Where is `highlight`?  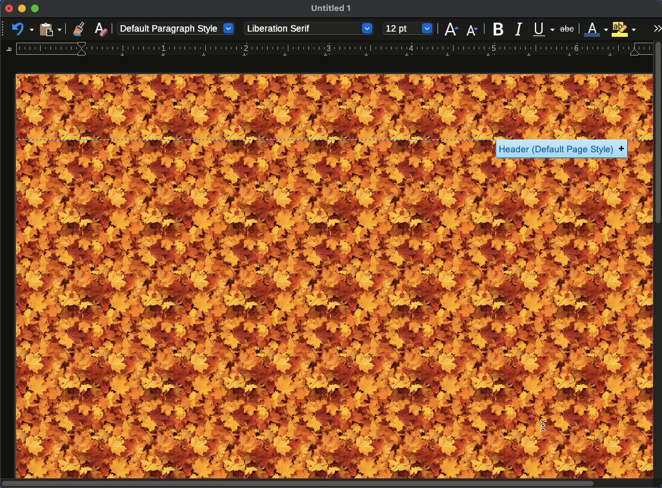 highlight is located at coordinates (623, 29).